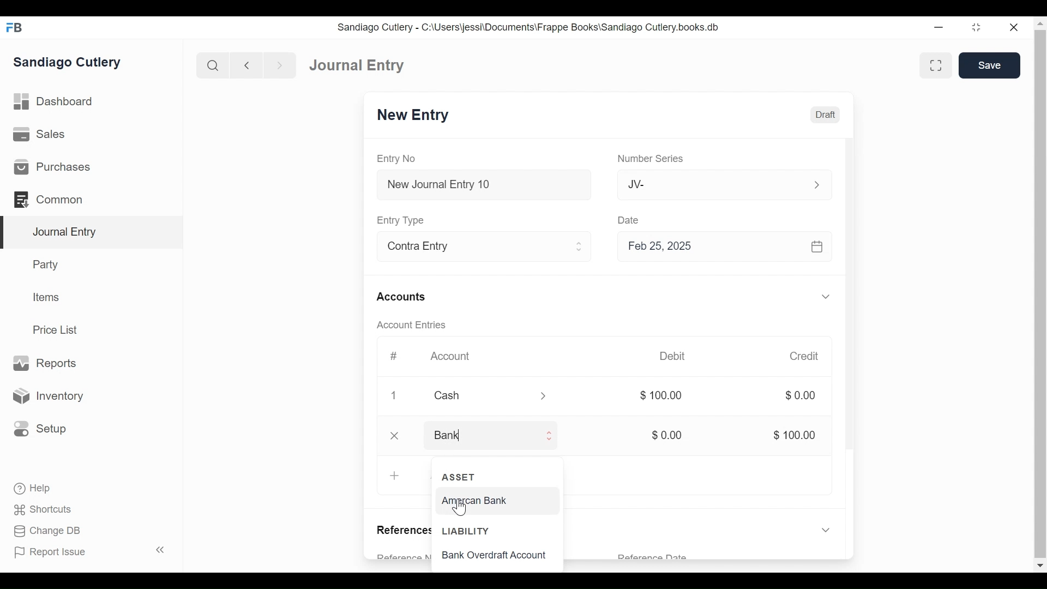 The width and height of the screenshot is (1047, 589). Describe the element at coordinates (44, 265) in the screenshot. I see `Party` at that location.